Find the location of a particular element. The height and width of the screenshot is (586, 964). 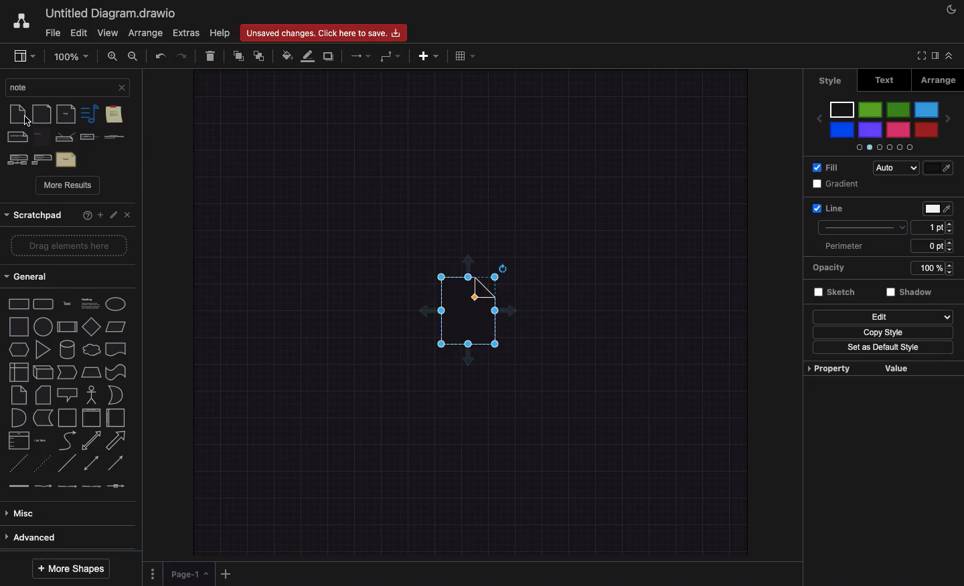

Options is located at coordinates (153, 575).